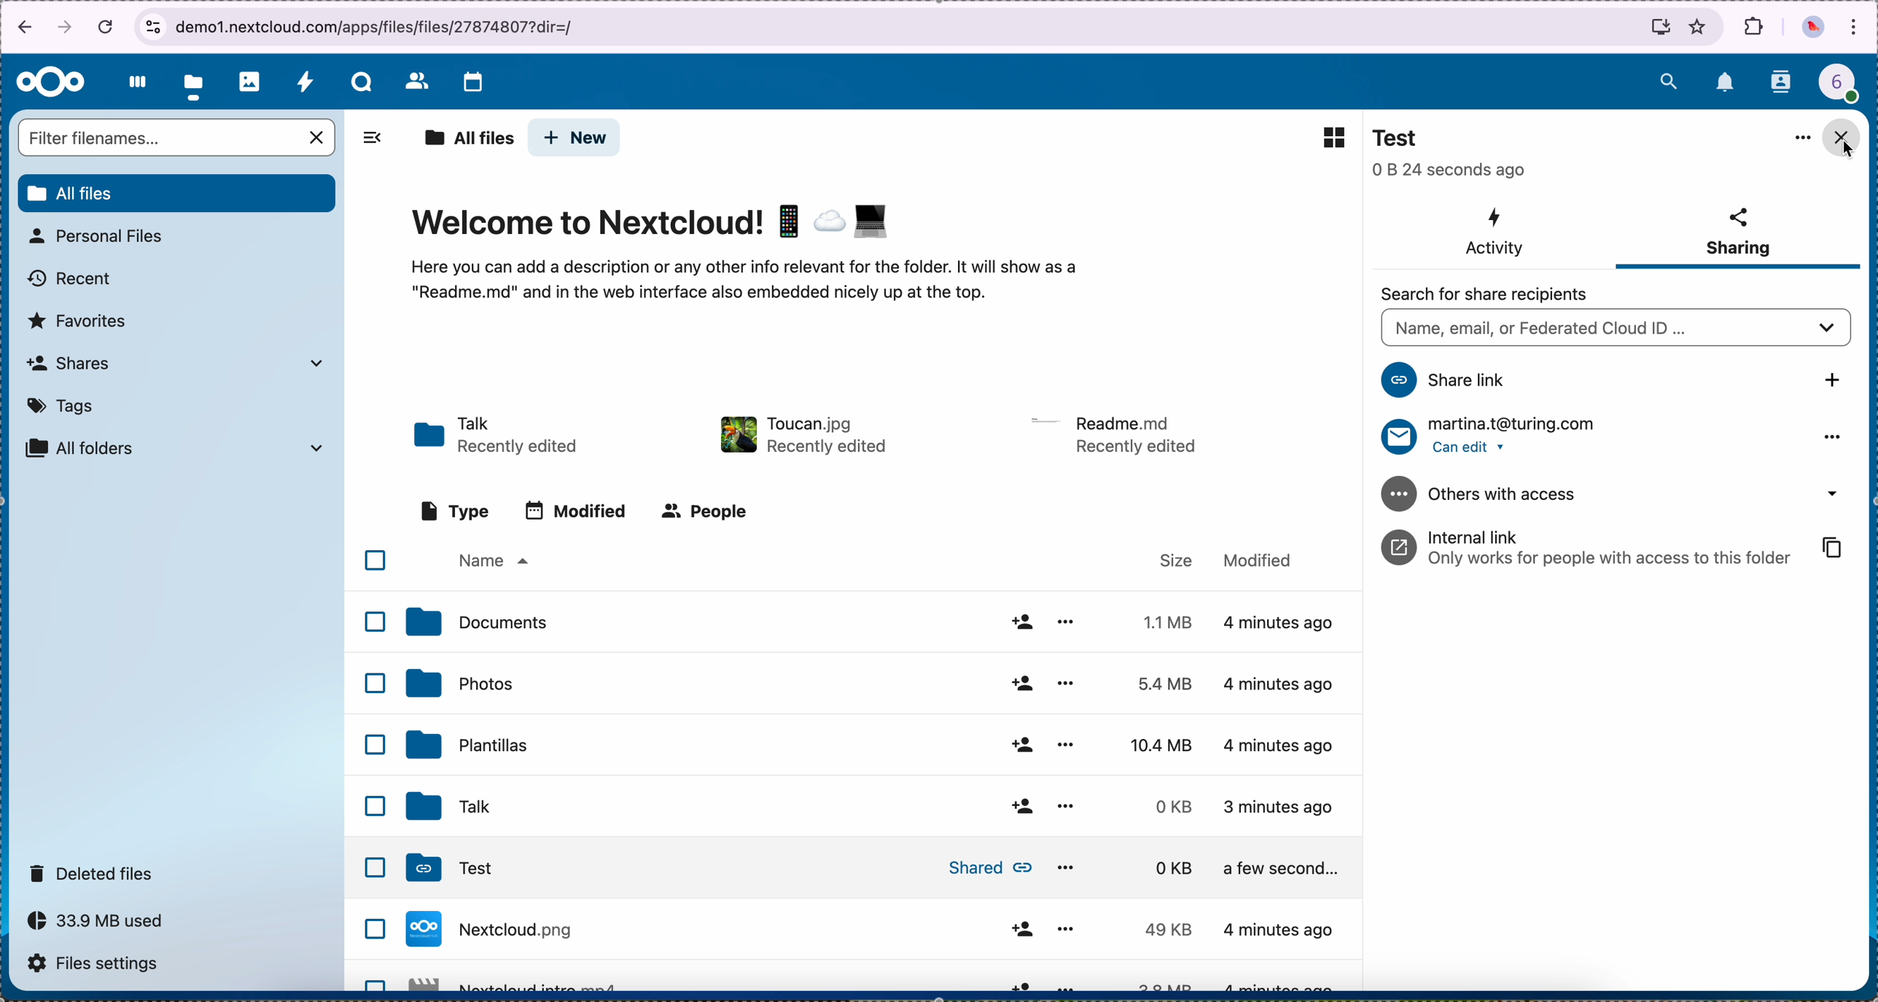  What do you see at coordinates (98, 967) in the screenshot?
I see `files settings` at bounding box center [98, 967].